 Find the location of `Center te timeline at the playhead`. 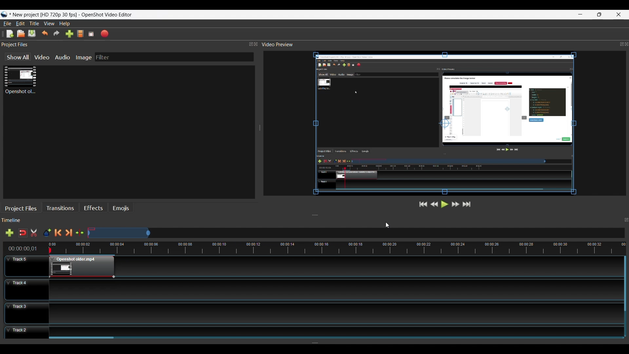

Center te timeline at the playhead is located at coordinates (80, 233).